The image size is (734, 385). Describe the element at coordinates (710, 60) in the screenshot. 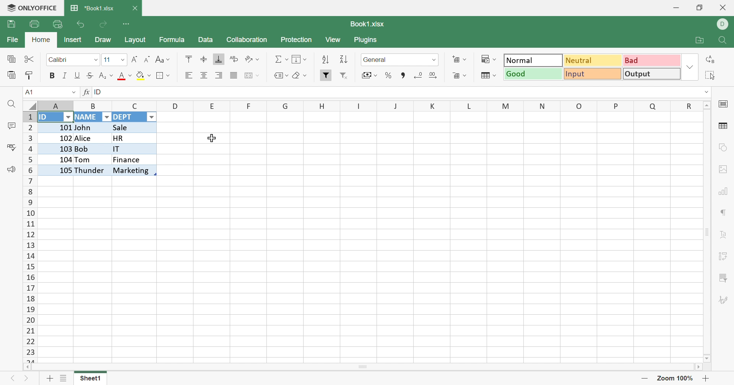

I see `Replace` at that location.